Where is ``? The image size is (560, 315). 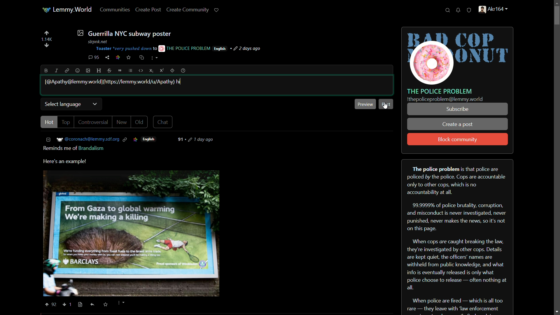
 is located at coordinates (93, 304).